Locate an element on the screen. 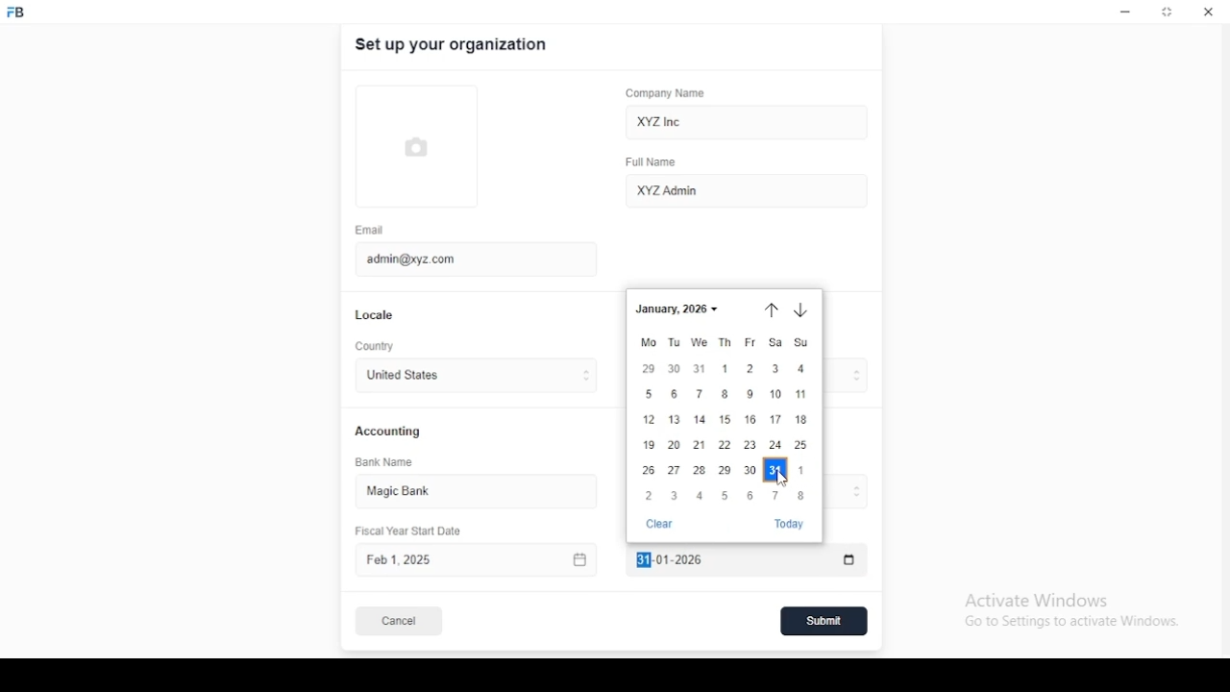 The image size is (1230, 692). 8 is located at coordinates (726, 395).